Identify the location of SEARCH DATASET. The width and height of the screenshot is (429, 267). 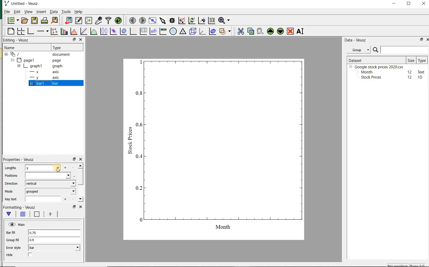
(400, 50).